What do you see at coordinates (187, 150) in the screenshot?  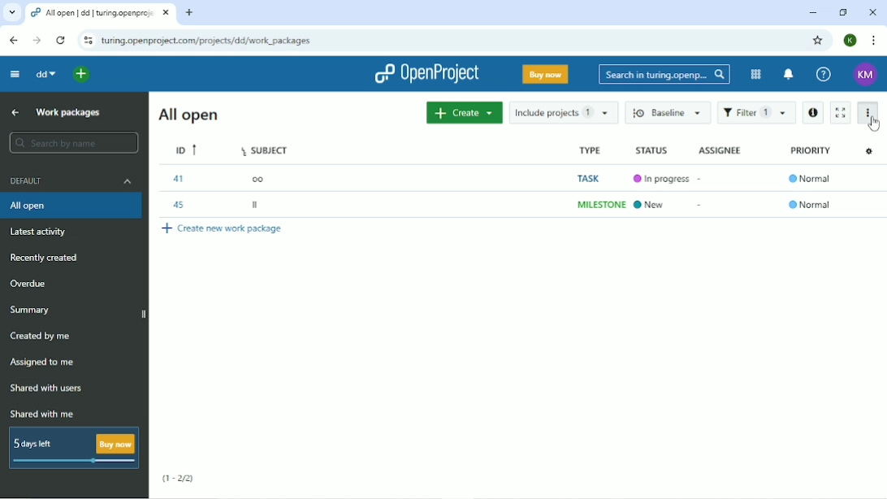 I see `ID` at bounding box center [187, 150].